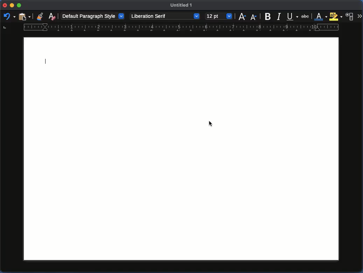  Describe the element at coordinates (25, 16) in the screenshot. I see `Clipboard` at that location.